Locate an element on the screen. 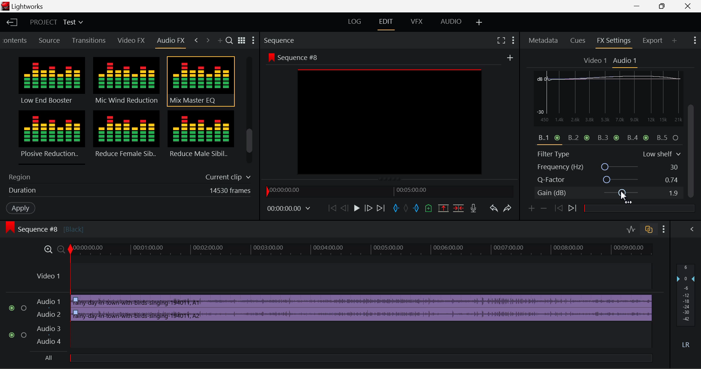 Image resolution: width=701 pixels, height=369 pixels. Export is located at coordinates (653, 41).